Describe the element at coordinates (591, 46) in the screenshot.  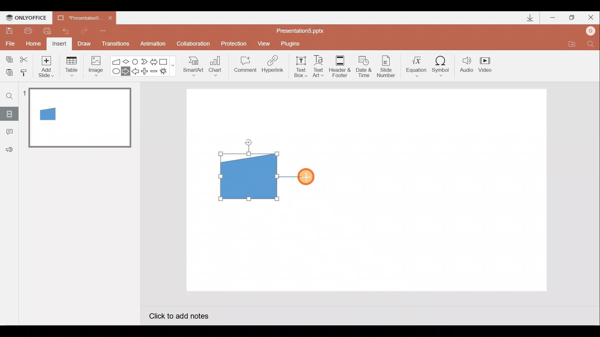
I see `Find` at that location.